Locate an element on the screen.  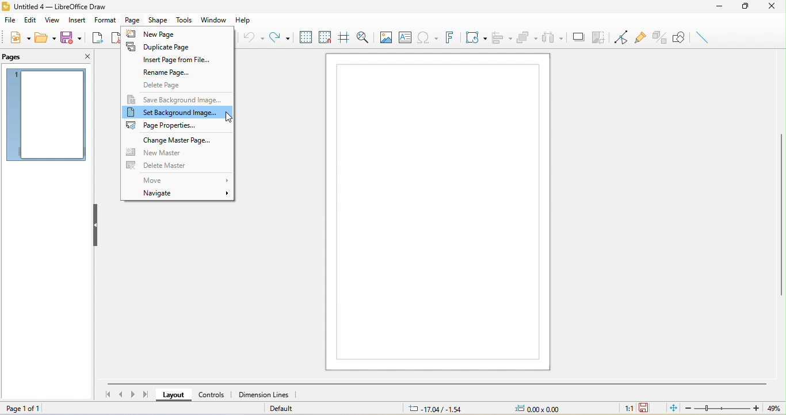
dimension lines is located at coordinates (266, 395).